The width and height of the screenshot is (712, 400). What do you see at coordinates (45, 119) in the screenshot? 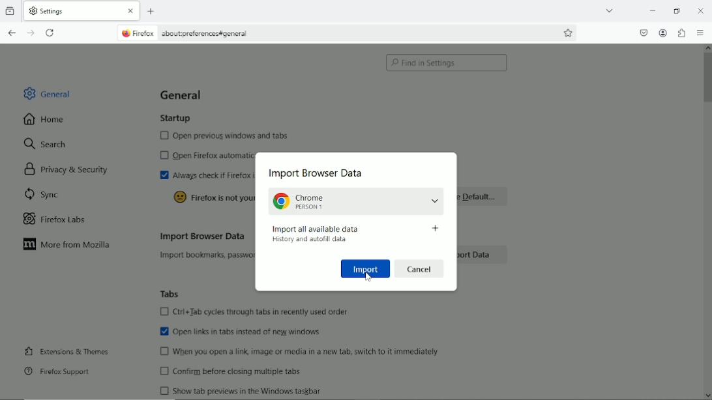
I see `Home` at bounding box center [45, 119].